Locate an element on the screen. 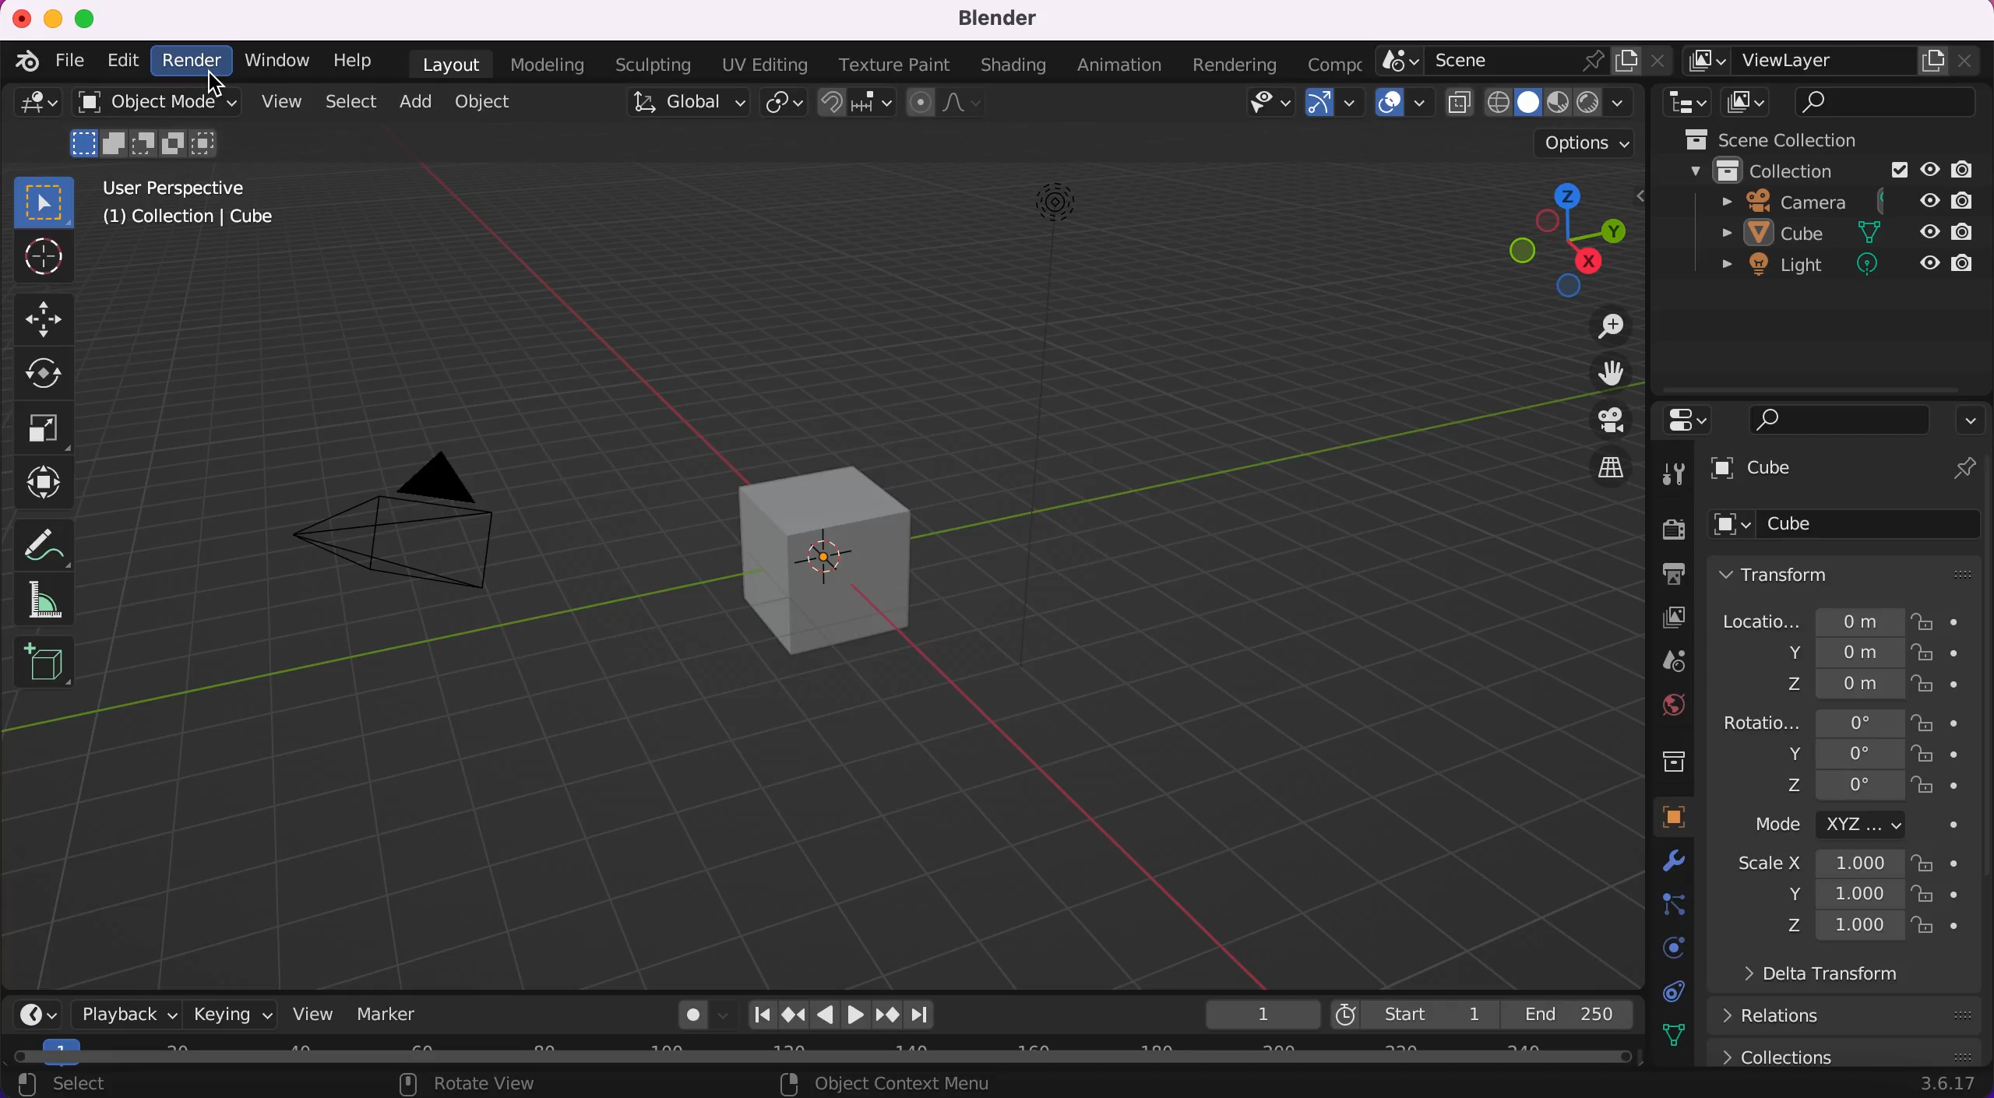 Image resolution: width=1994 pixels, height=1098 pixels. camera is located at coordinates (1780, 202).